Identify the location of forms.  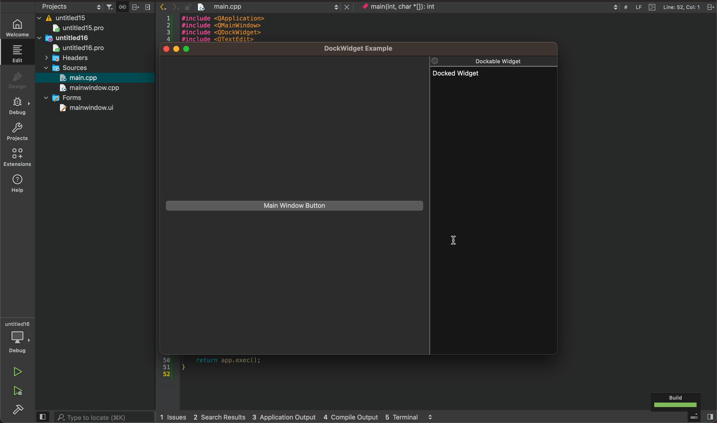
(68, 97).